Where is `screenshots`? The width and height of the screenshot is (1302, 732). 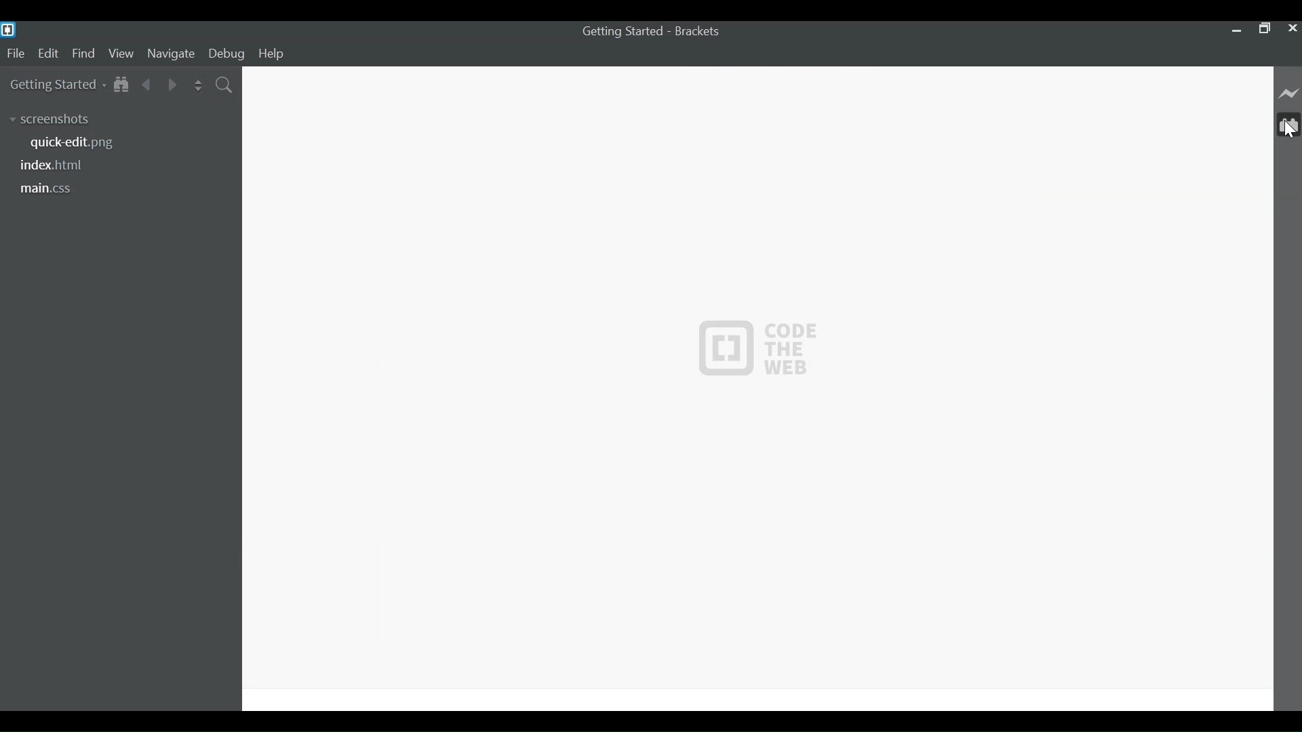 screenshots is located at coordinates (52, 120).